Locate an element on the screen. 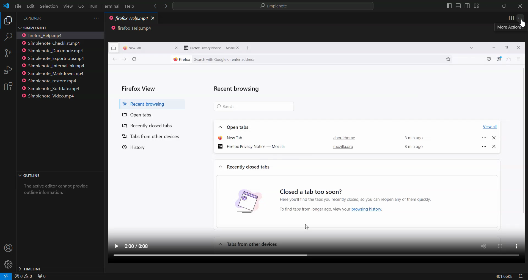  close is located at coordinates (518, 47).